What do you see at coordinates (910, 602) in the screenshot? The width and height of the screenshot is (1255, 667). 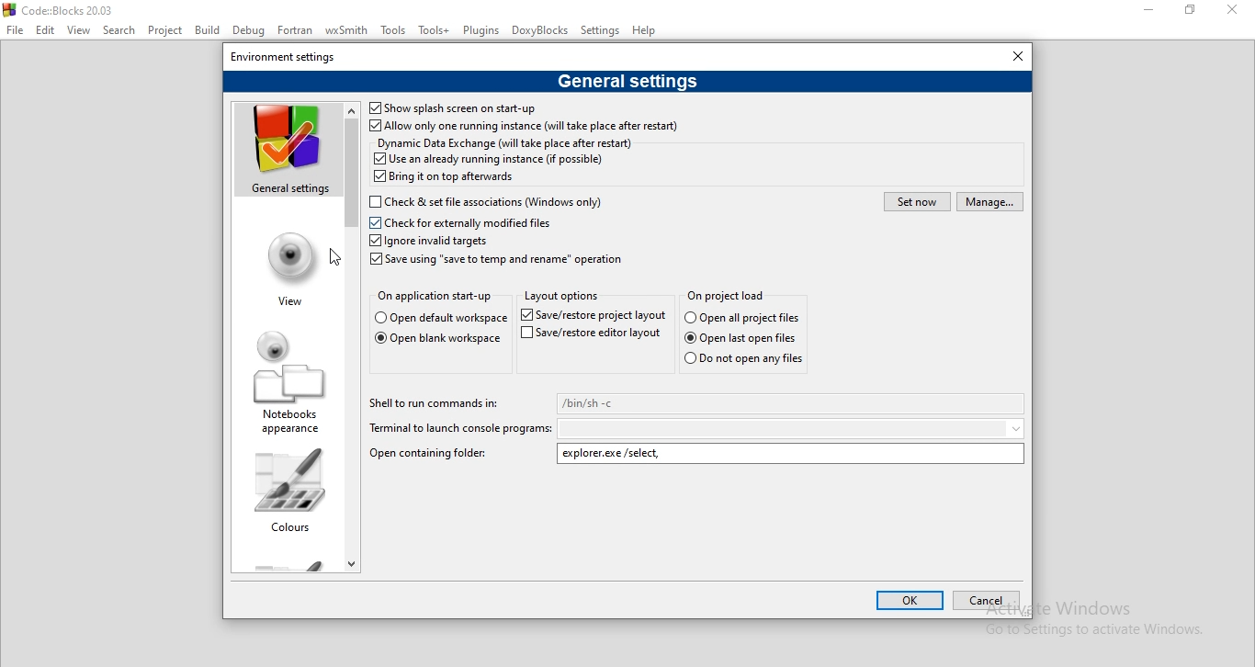 I see `ok` at bounding box center [910, 602].